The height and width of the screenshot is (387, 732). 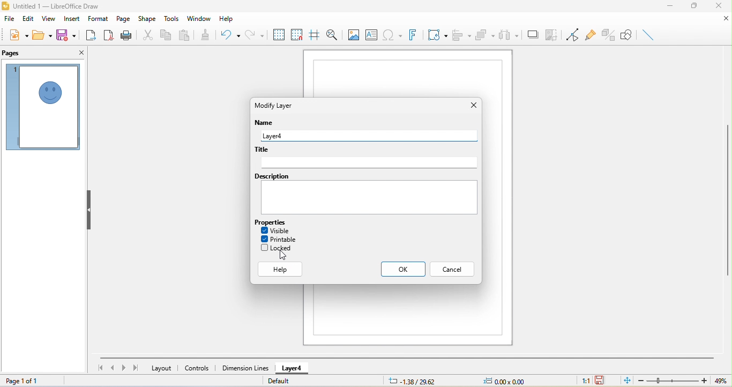 What do you see at coordinates (185, 36) in the screenshot?
I see `paste` at bounding box center [185, 36].